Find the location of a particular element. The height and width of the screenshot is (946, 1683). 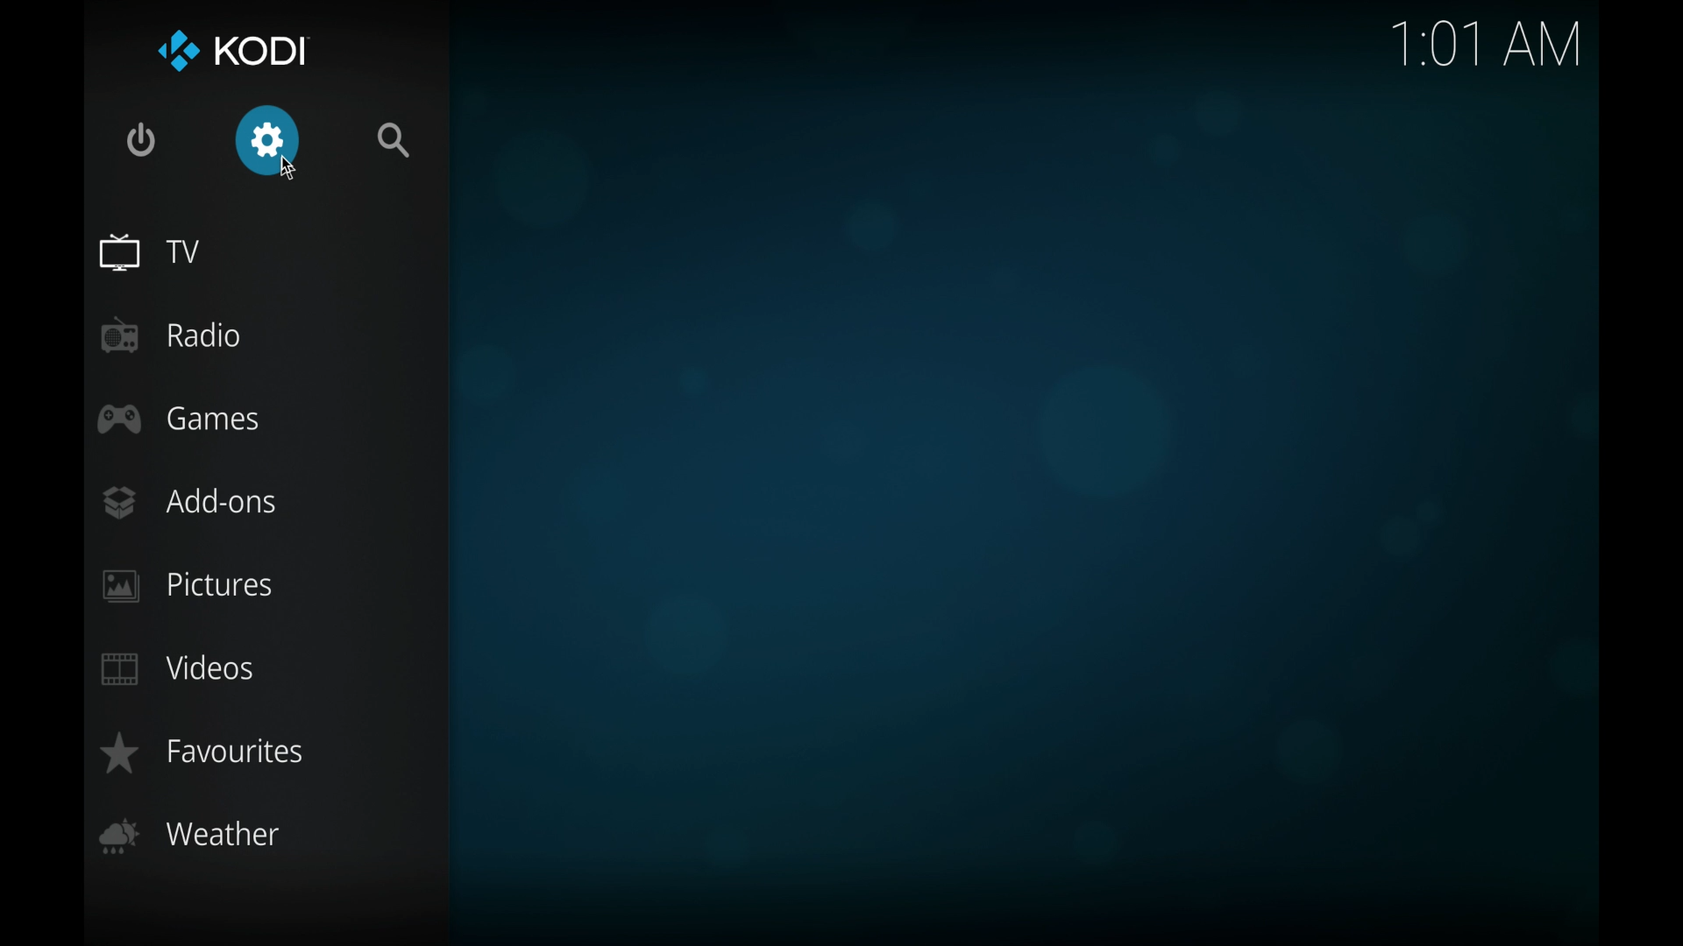

settings is located at coordinates (268, 141).